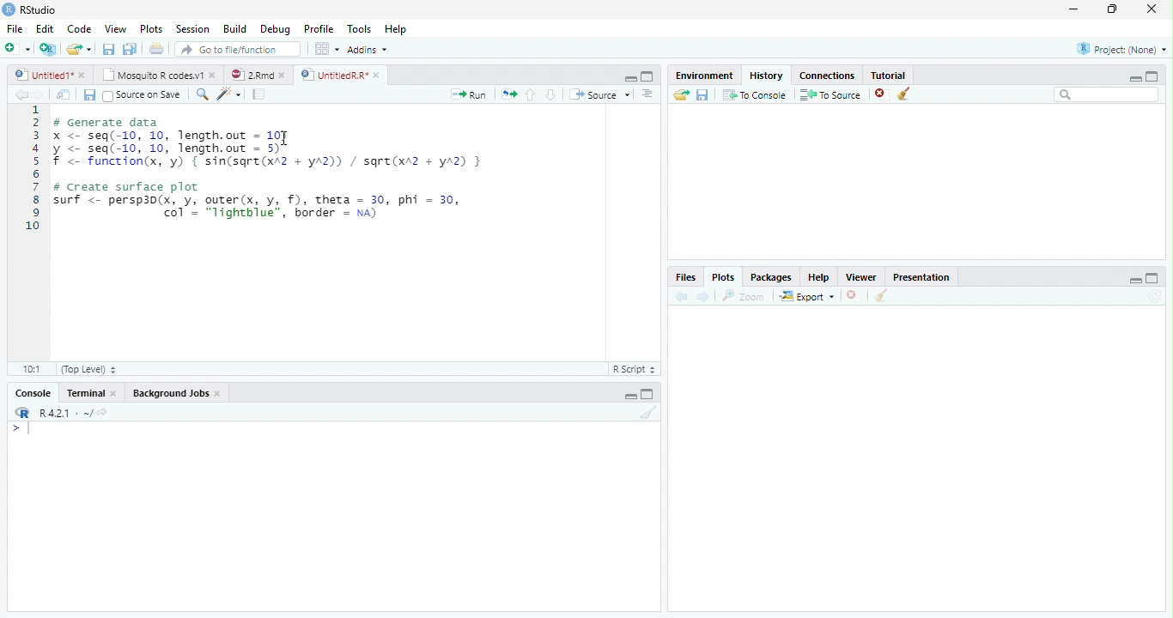  I want to click on R Script, so click(636, 369).